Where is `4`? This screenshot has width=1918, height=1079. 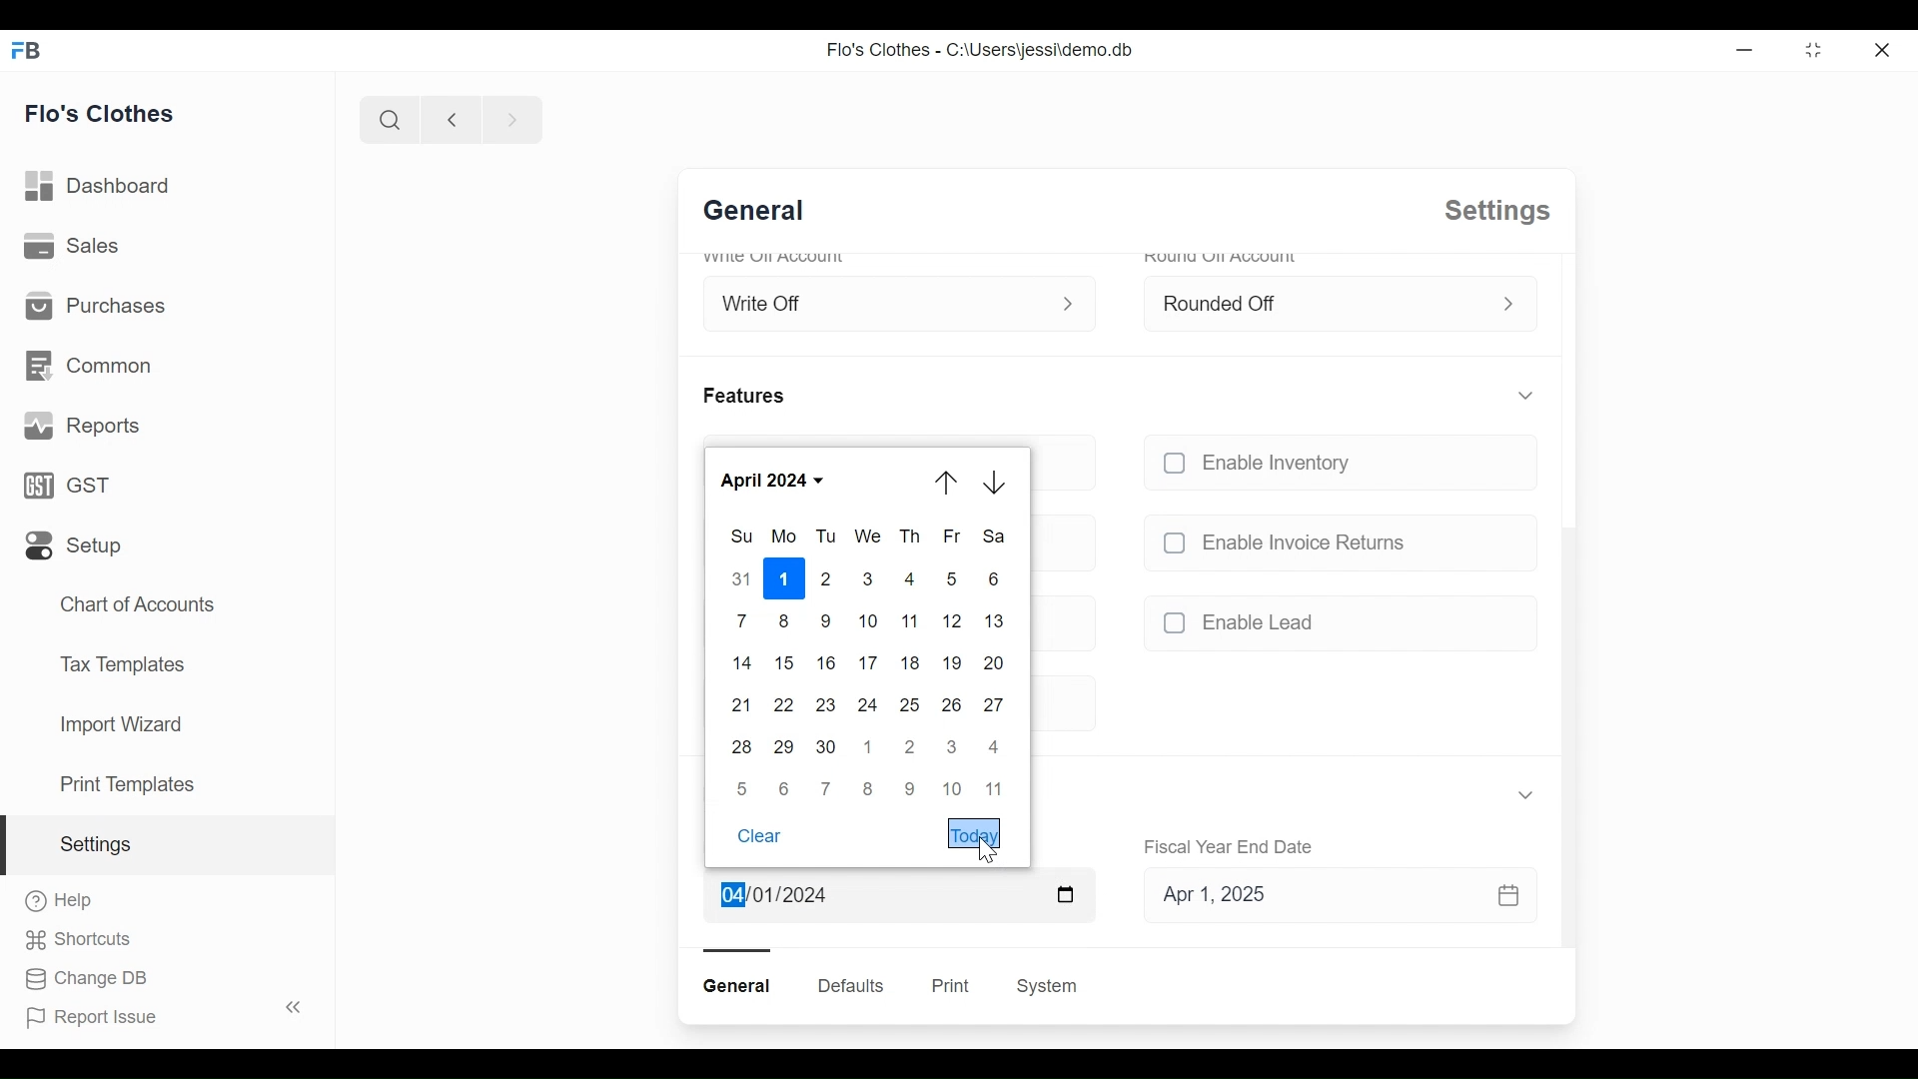
4 is located at coordinates (993, 746).